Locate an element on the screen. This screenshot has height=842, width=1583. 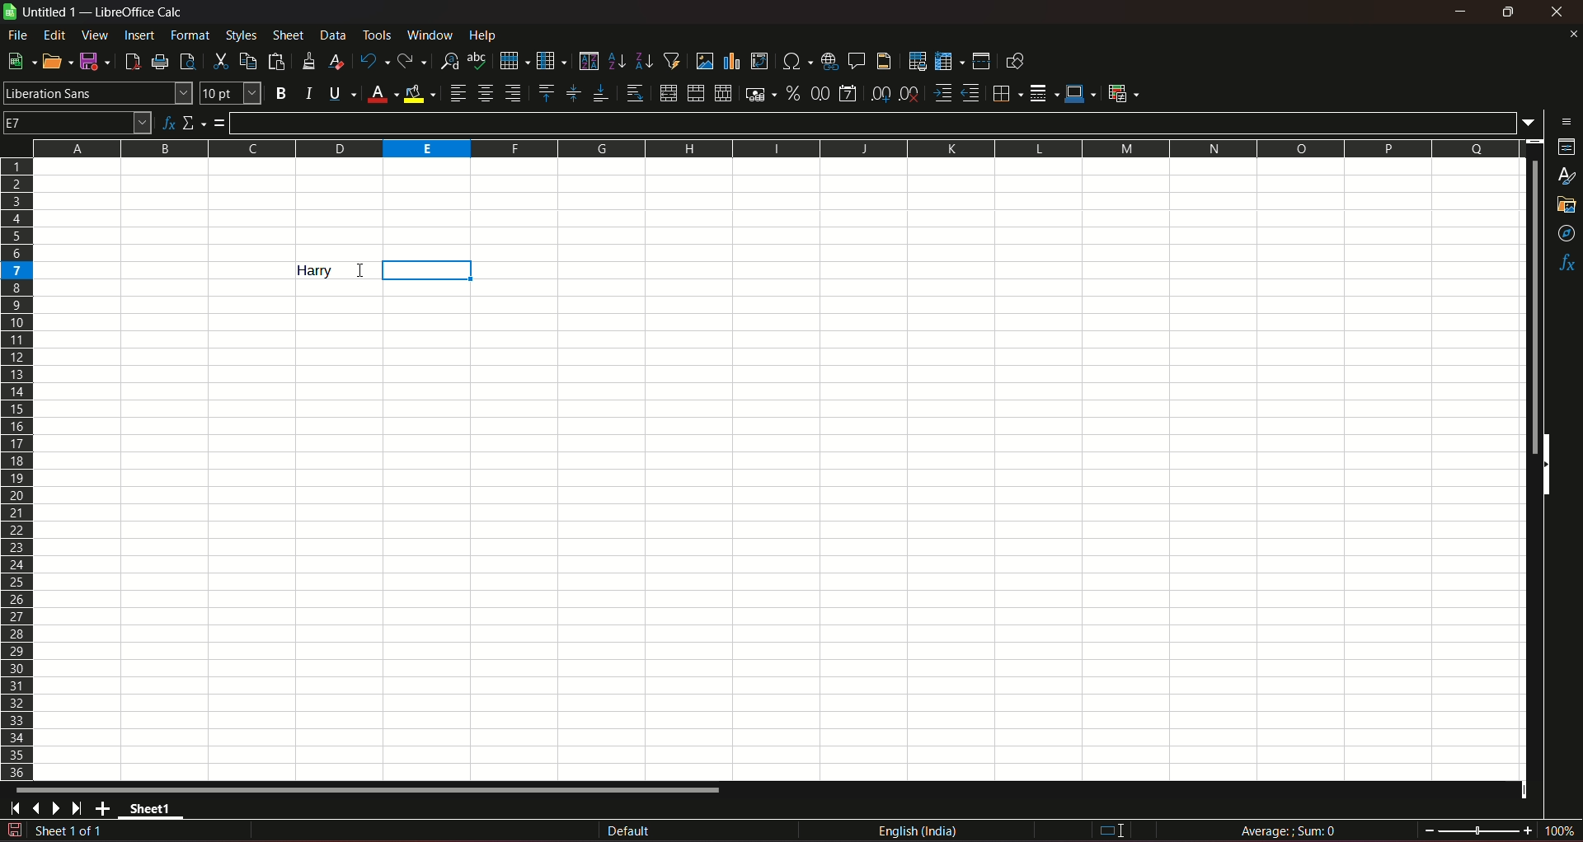
name box is located at coordinates (78, 121).